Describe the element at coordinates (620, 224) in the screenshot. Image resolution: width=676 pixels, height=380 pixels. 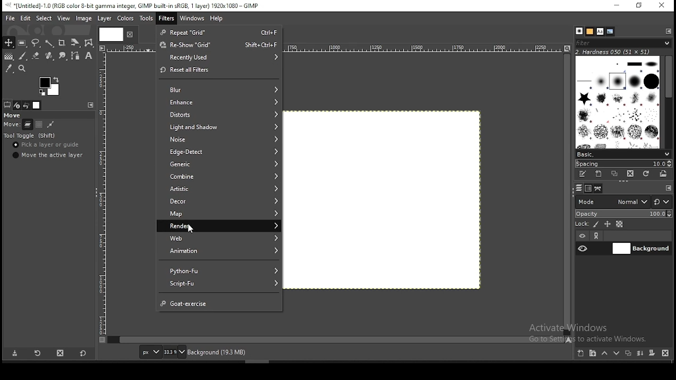
I see `lock alpha channel` at that location.